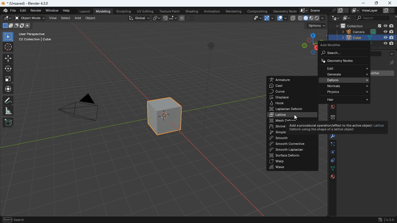  I want to click on tech, so click(336, 18).